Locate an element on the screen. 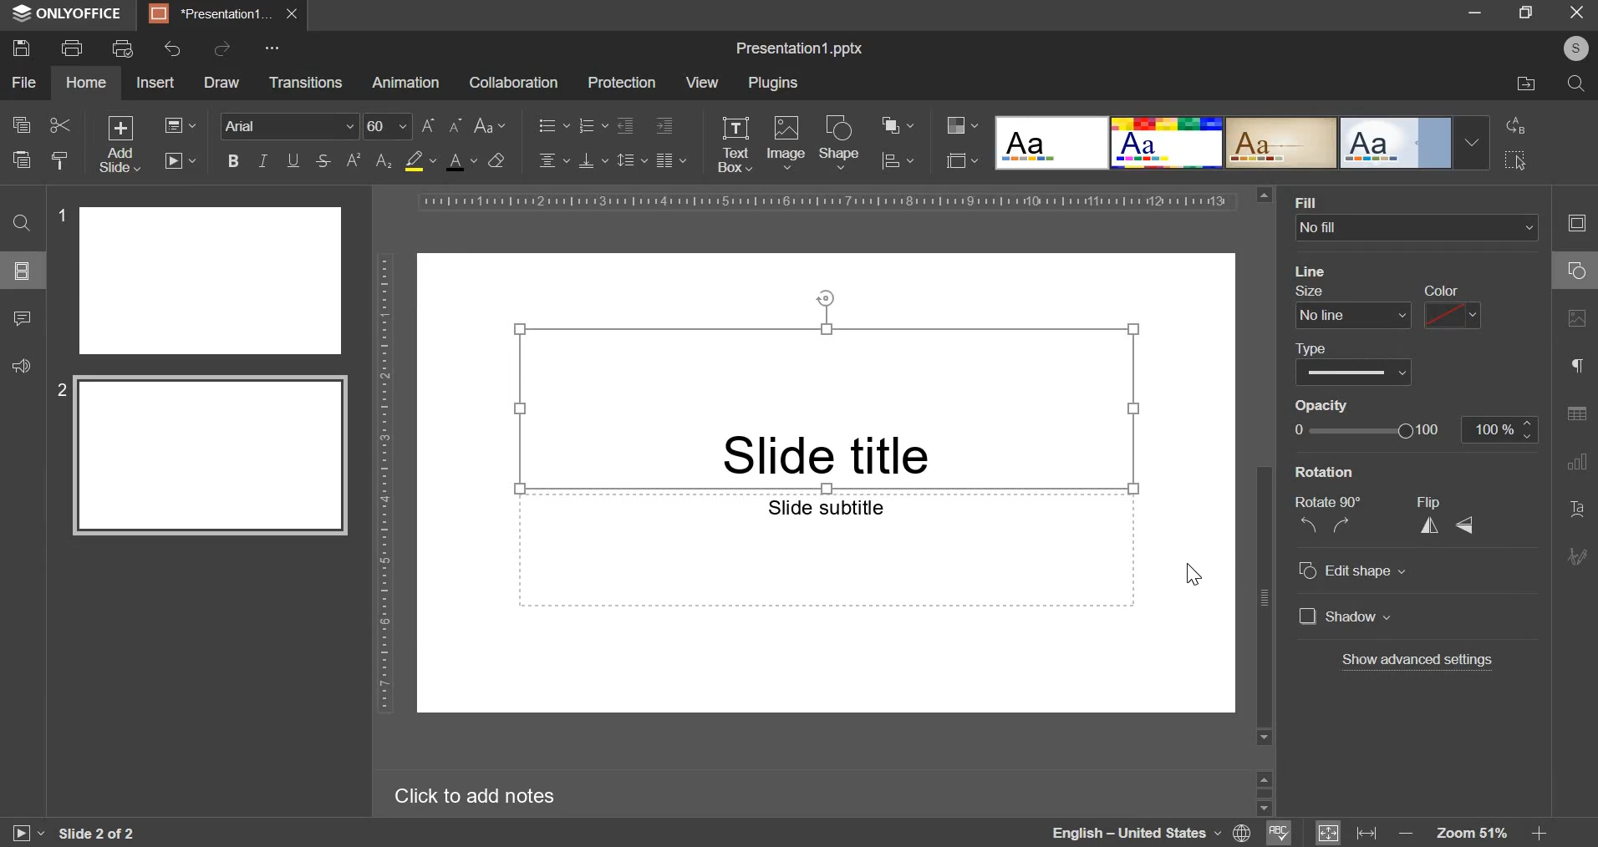 Image resolution: width=1598 pixels, height=847 pixels. chart settings is located at coordinates (1577, 461).